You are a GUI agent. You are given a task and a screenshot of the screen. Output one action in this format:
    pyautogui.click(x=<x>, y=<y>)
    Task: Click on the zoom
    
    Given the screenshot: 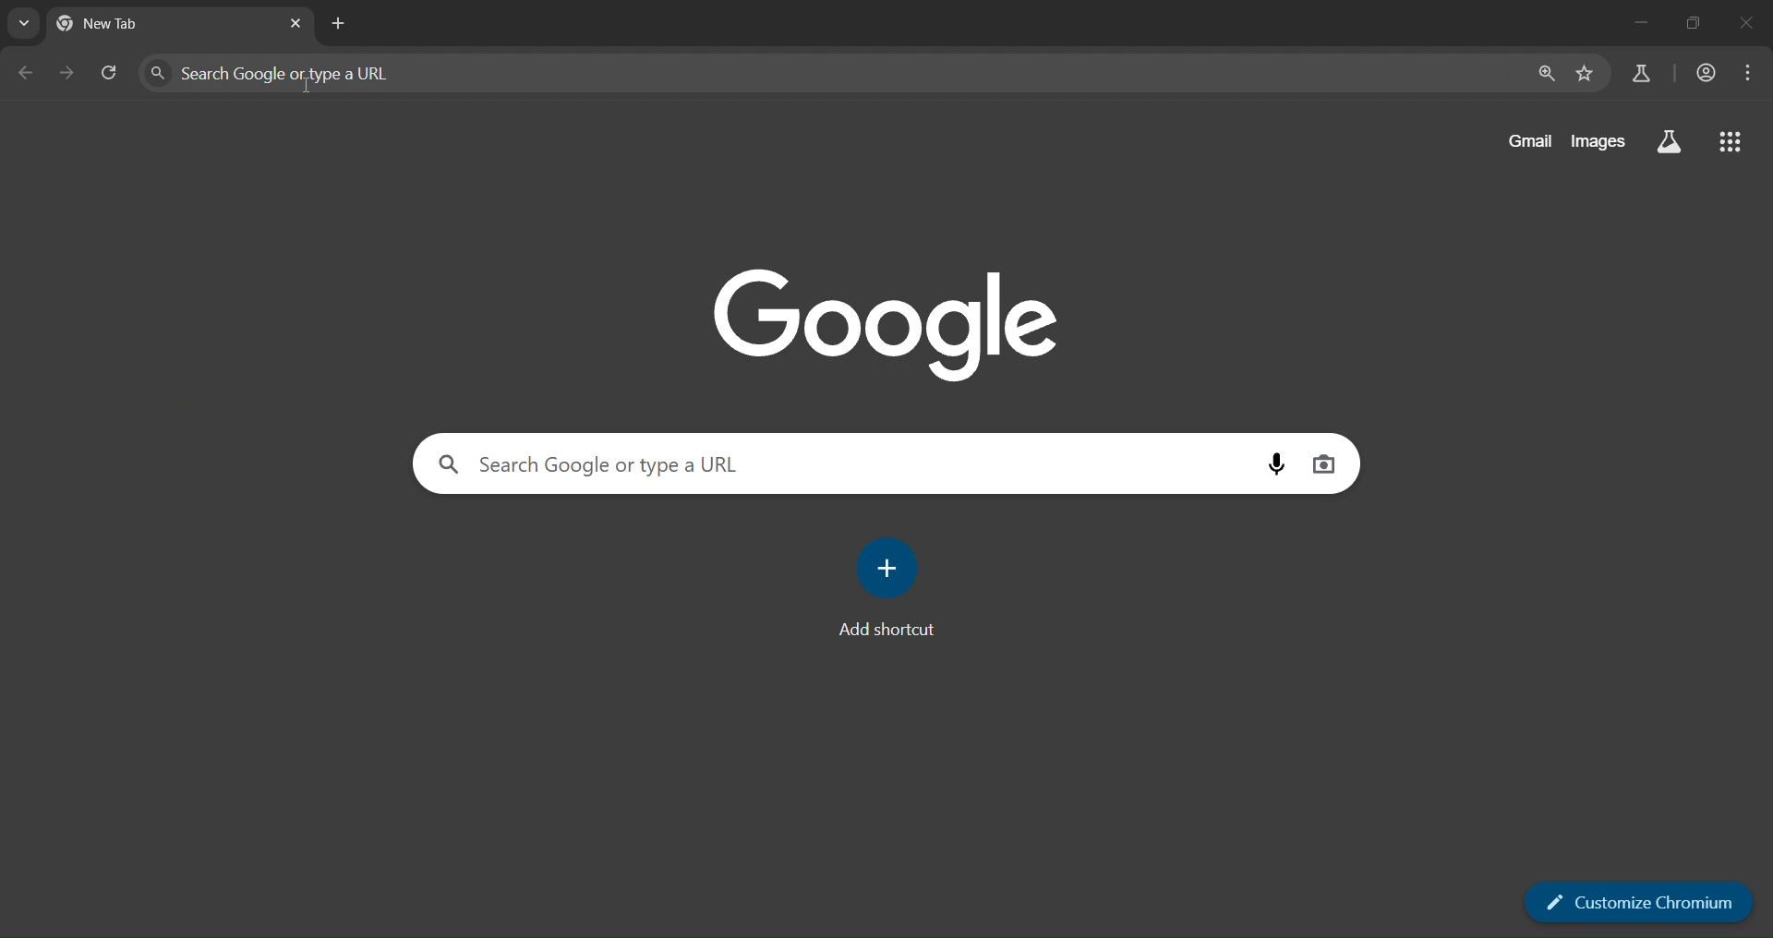 What is the action you would take?
    pyautogui.click(x=1541, y=75)
    